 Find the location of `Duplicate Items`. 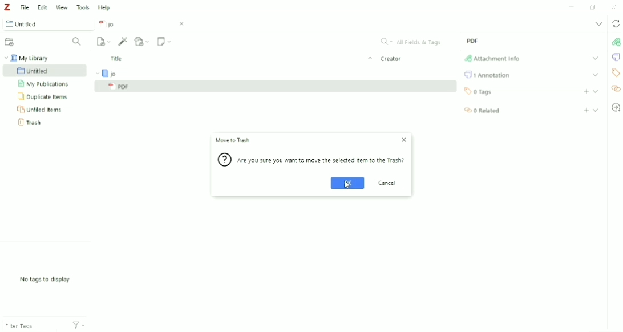

Duplicate Items is located at coordinates (43, 96).